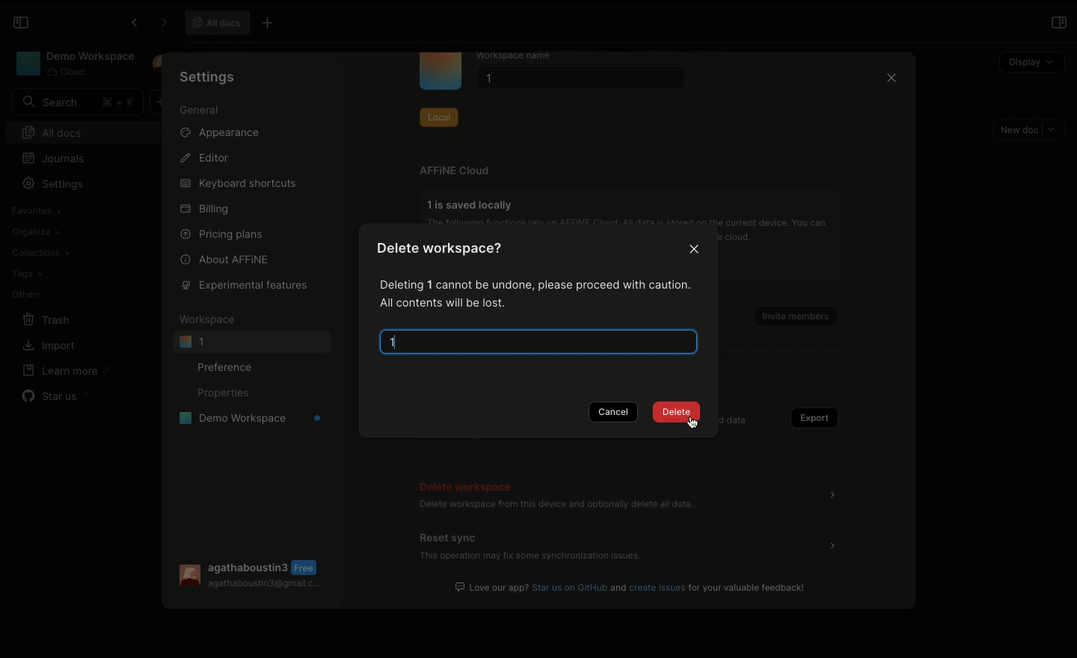 Image resolution: width=1077 pixels, height=658 pixels. I want to click on Cancel, so click(616, 413).